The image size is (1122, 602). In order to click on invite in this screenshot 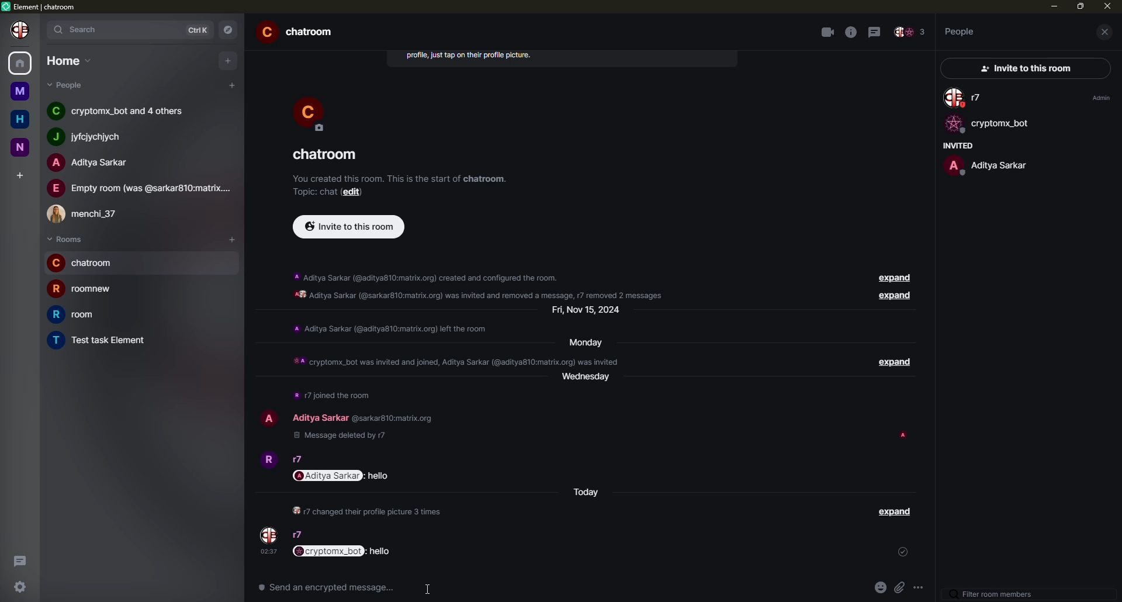, I will do `click(1021, 69)`.